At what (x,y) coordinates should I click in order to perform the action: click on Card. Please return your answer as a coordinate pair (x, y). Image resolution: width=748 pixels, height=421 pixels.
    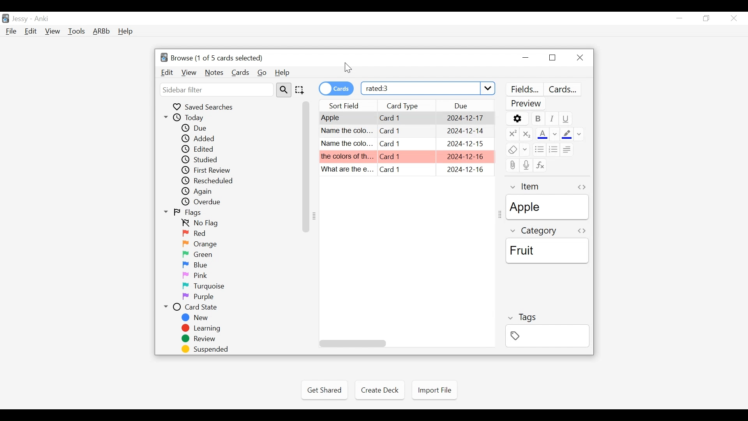
    Looking at the image, I should click on (347, 156).